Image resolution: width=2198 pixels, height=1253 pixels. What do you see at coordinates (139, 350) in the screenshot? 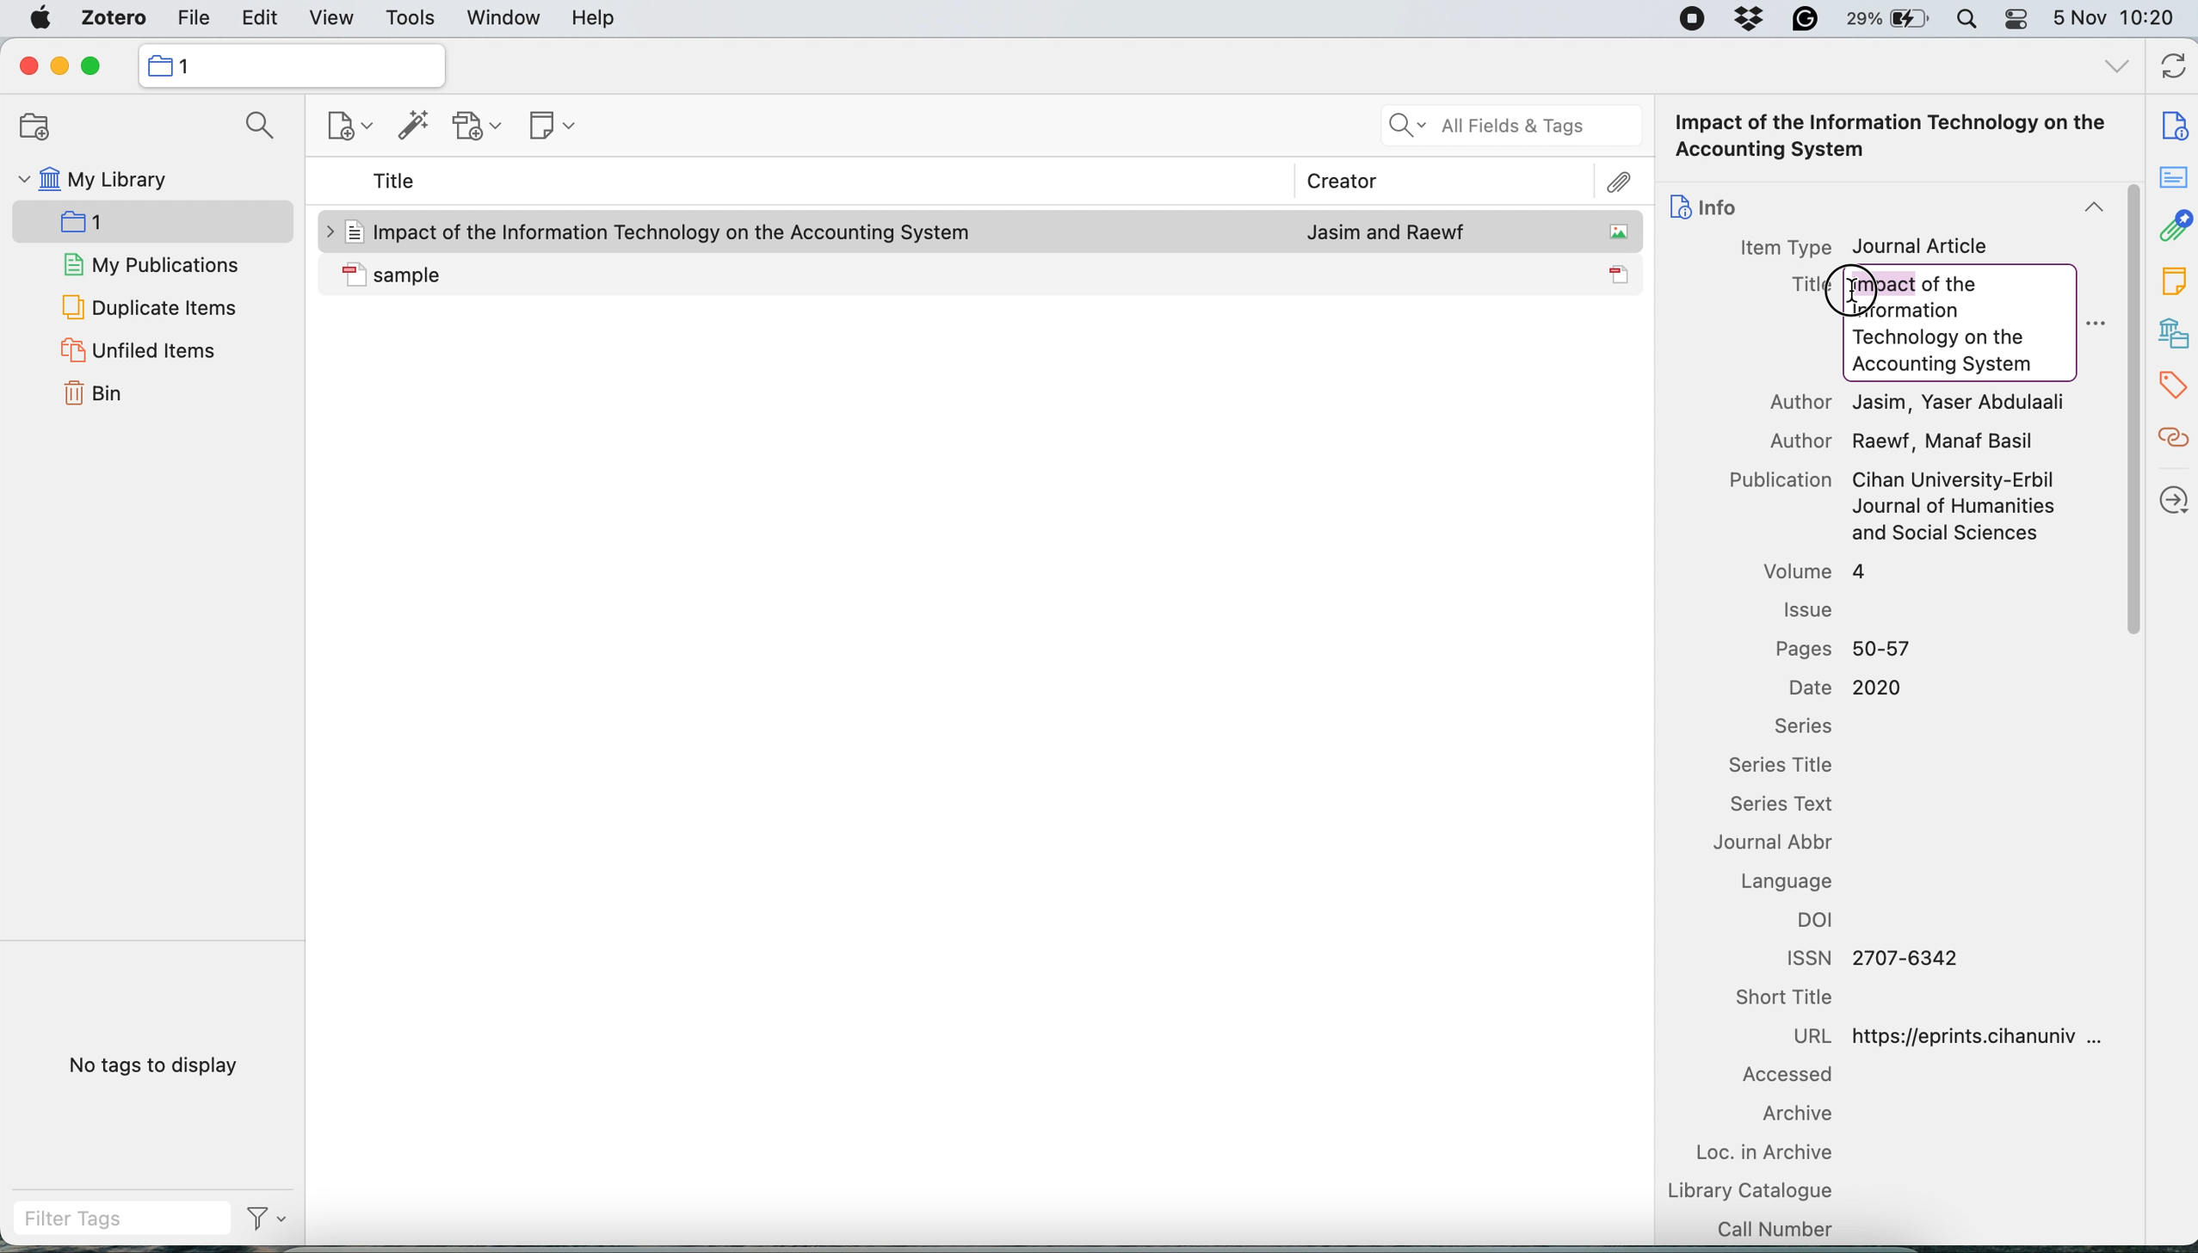
I see `unfiled items` at bounding box center [139, 350].